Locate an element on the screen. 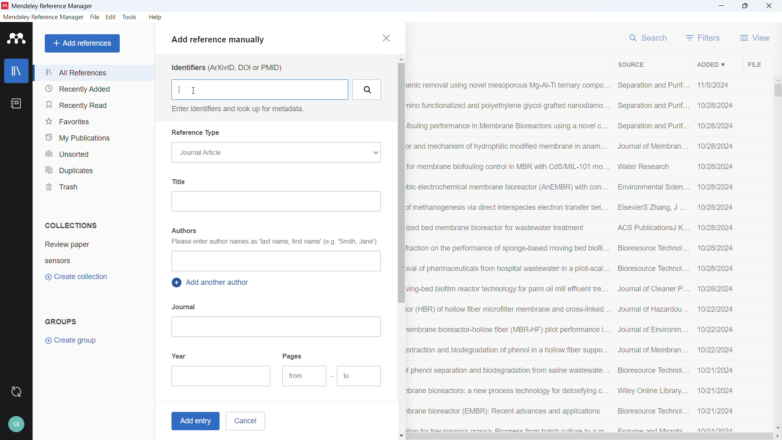 The height and width of the screenshot is (440, 782). Horizontal scroll bar  is located at coordinates (590, 437).